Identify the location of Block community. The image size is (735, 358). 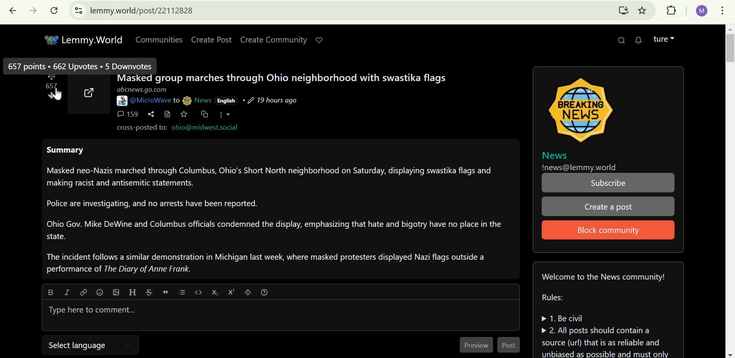
(606, 230).